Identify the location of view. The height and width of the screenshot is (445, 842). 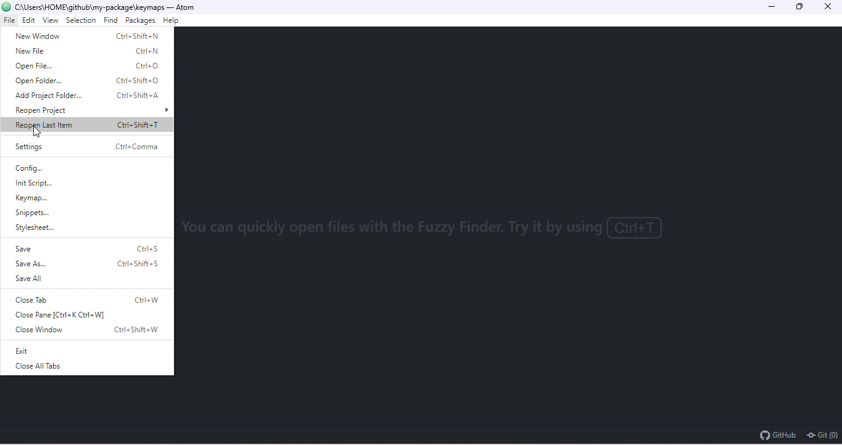
(52, 20).